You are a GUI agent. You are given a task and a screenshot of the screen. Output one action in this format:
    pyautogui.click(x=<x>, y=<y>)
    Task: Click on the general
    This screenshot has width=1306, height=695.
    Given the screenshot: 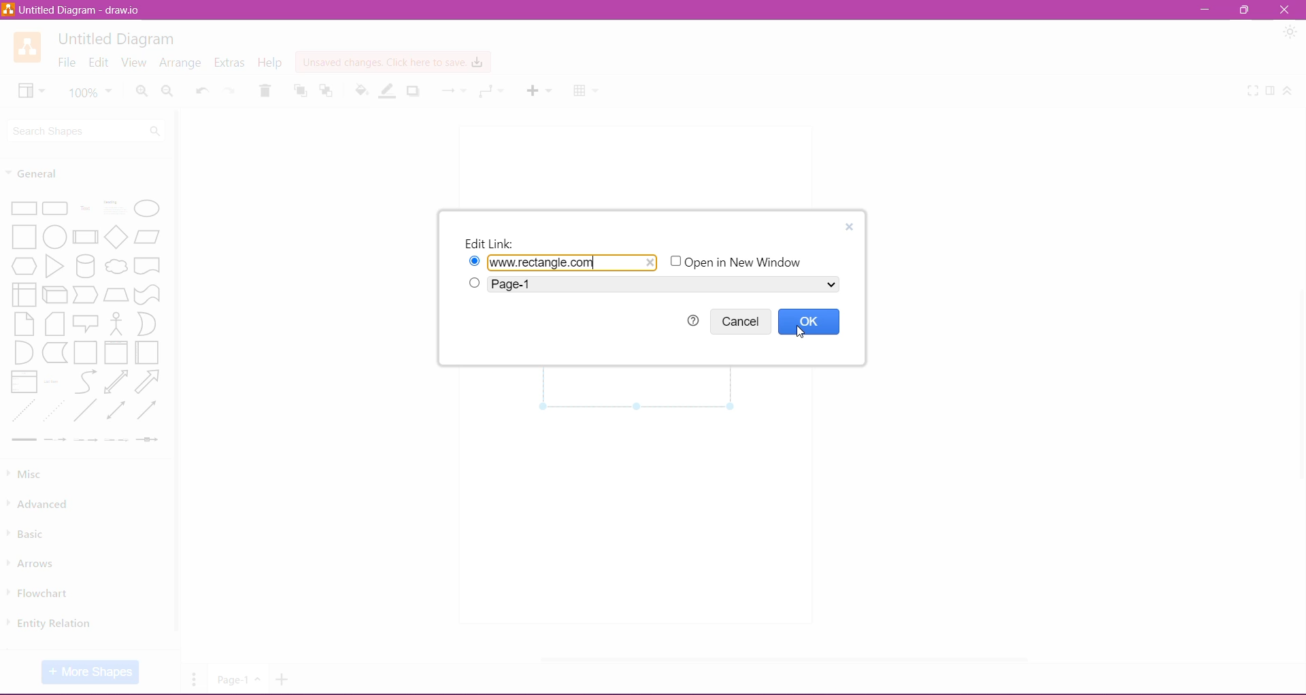 What is the action you would take?
    pyautogui.click(x=48, y=173)
    